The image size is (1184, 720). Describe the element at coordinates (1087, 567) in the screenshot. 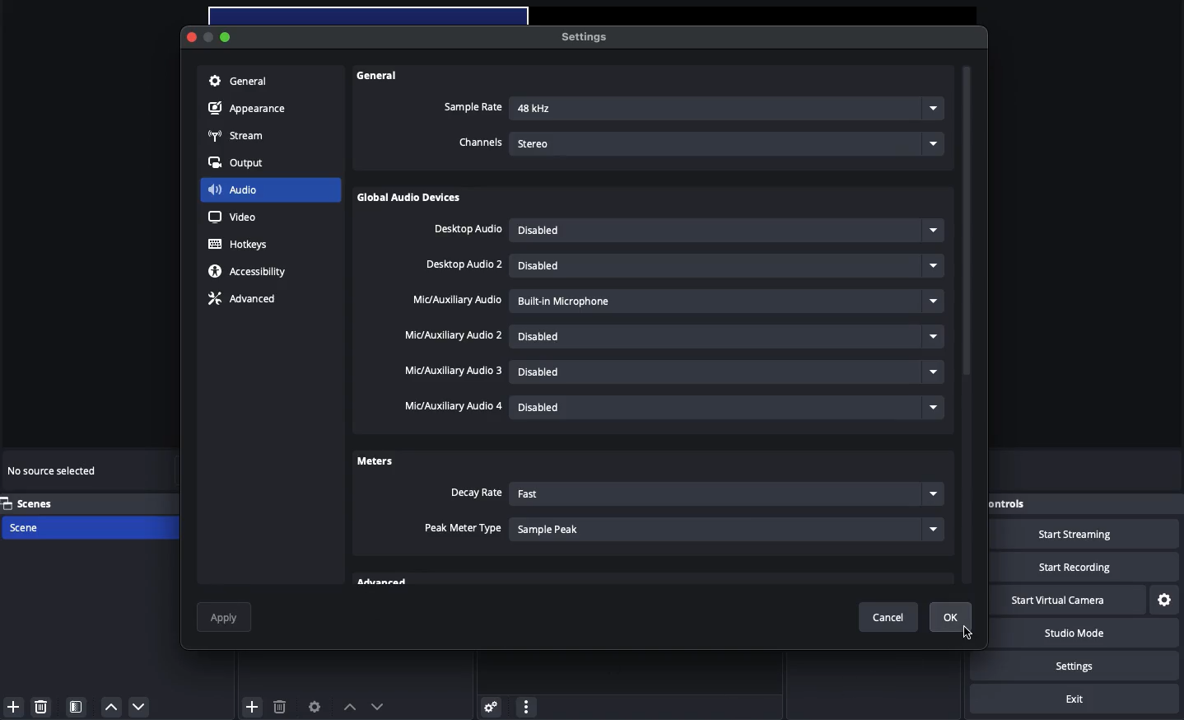

I see `Start recording` at that location.